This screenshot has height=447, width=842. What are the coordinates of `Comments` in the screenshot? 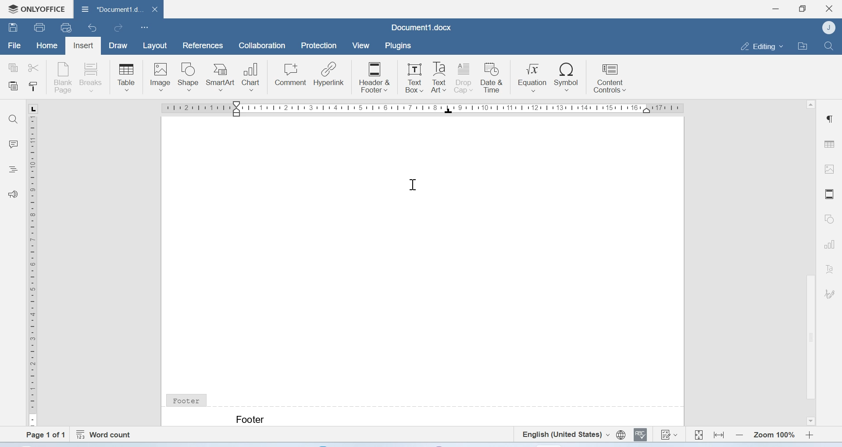 It's located at (14, 144).